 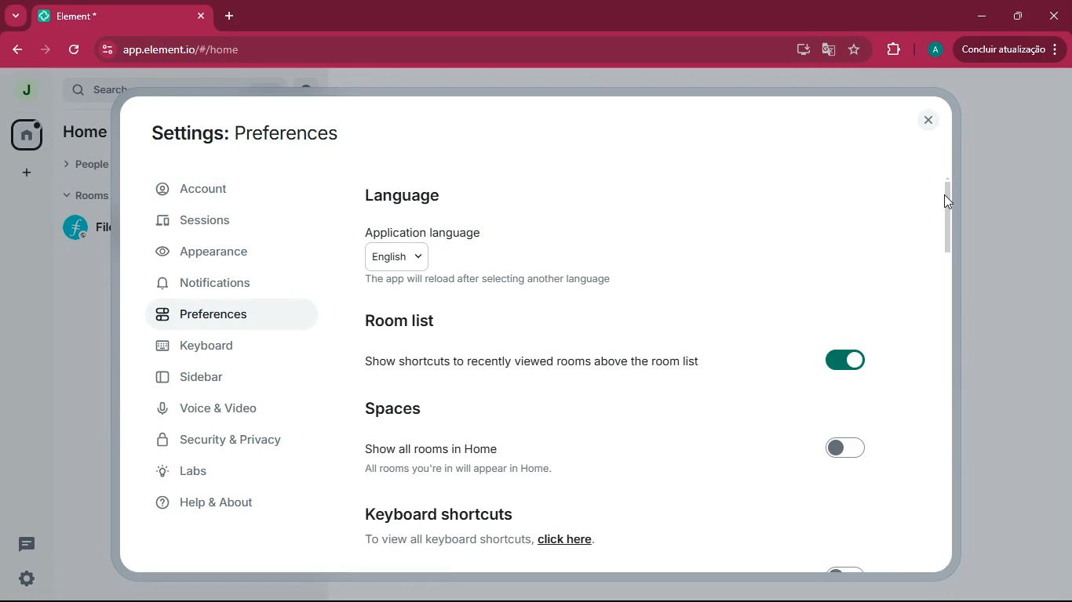 I want to click on sessions, so click(x=235, y=225).